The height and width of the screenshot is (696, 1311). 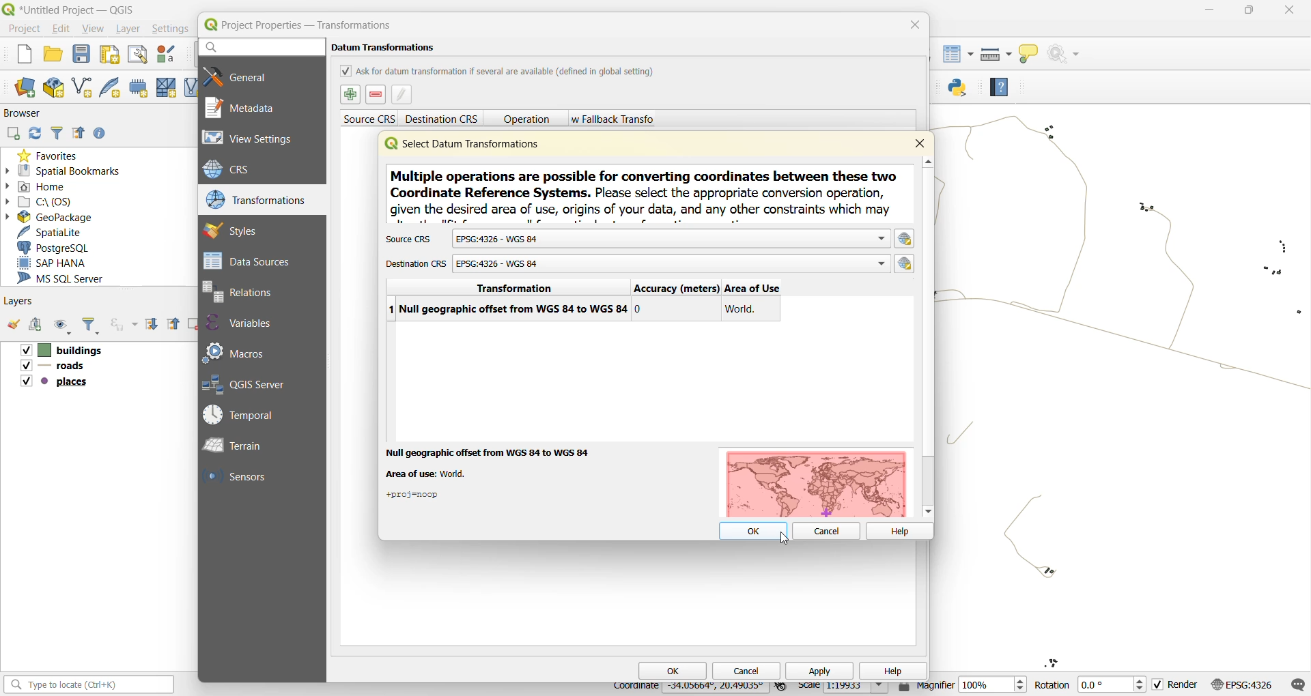 I want to click on toggle extents, so click(x=783, y=688).